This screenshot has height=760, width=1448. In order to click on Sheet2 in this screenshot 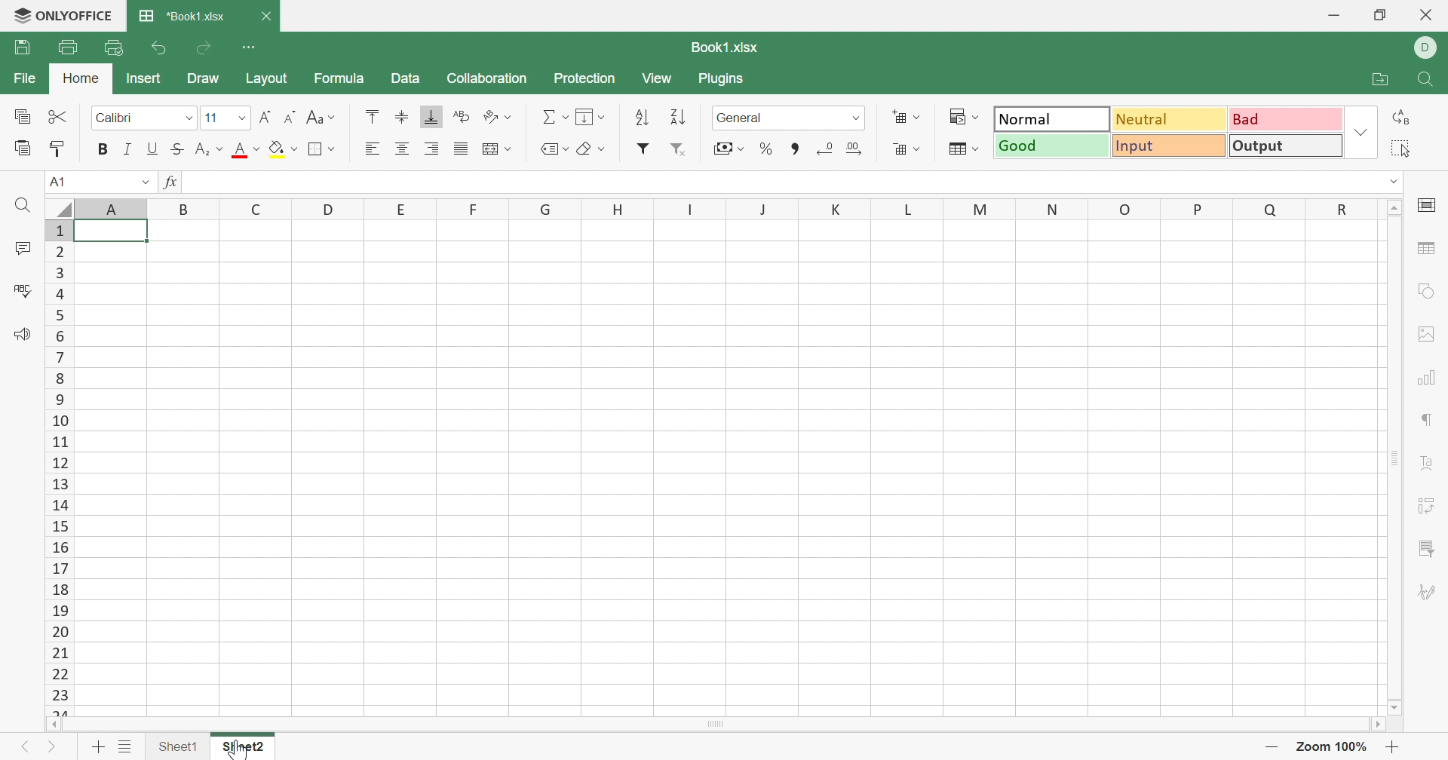, I will do `click(244, 746)`.